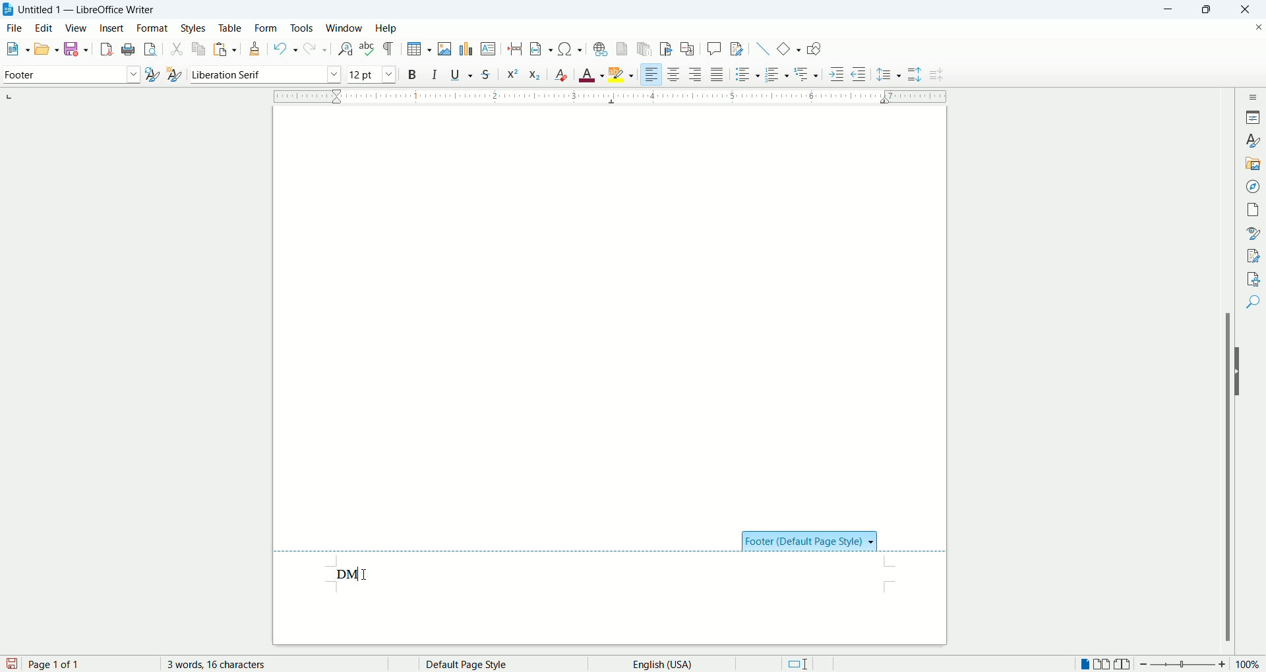  I want to click on insert image, so click(447, 49).